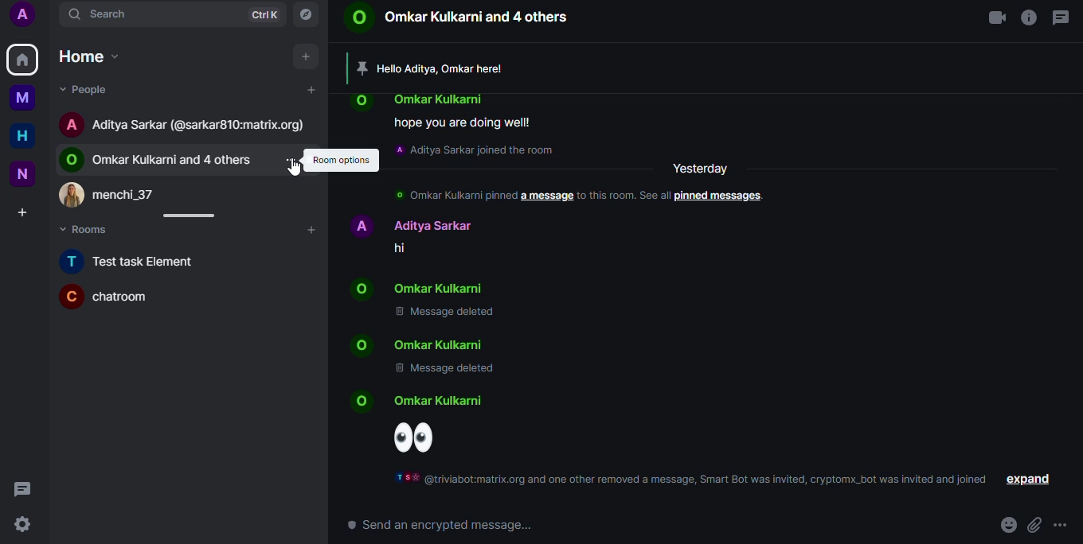 This screenshot has width=1083, height=544. Describe the element at coordinates (476, 150) in the screenshot. I see `info` at that location.